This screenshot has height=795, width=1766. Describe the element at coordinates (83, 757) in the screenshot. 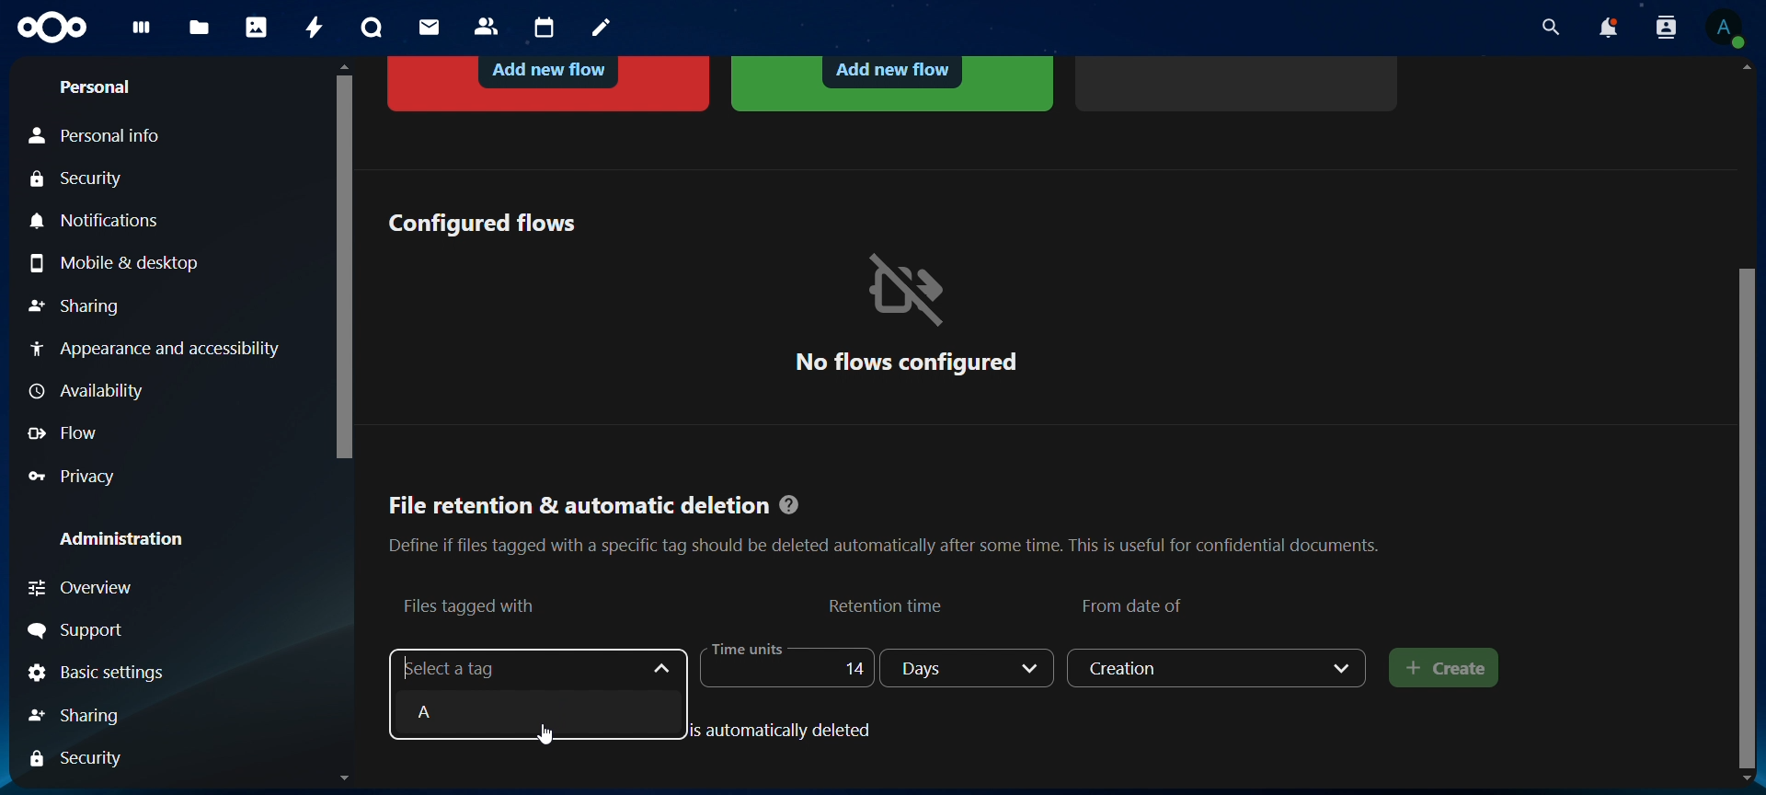

I see `security` at that location.